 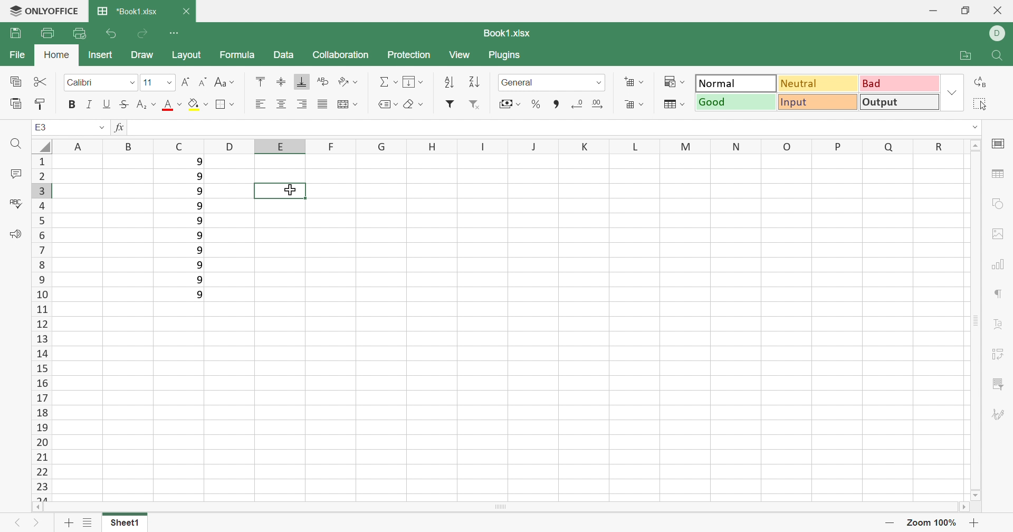 I want to click on Drop Down, so click(x=169, y=82).